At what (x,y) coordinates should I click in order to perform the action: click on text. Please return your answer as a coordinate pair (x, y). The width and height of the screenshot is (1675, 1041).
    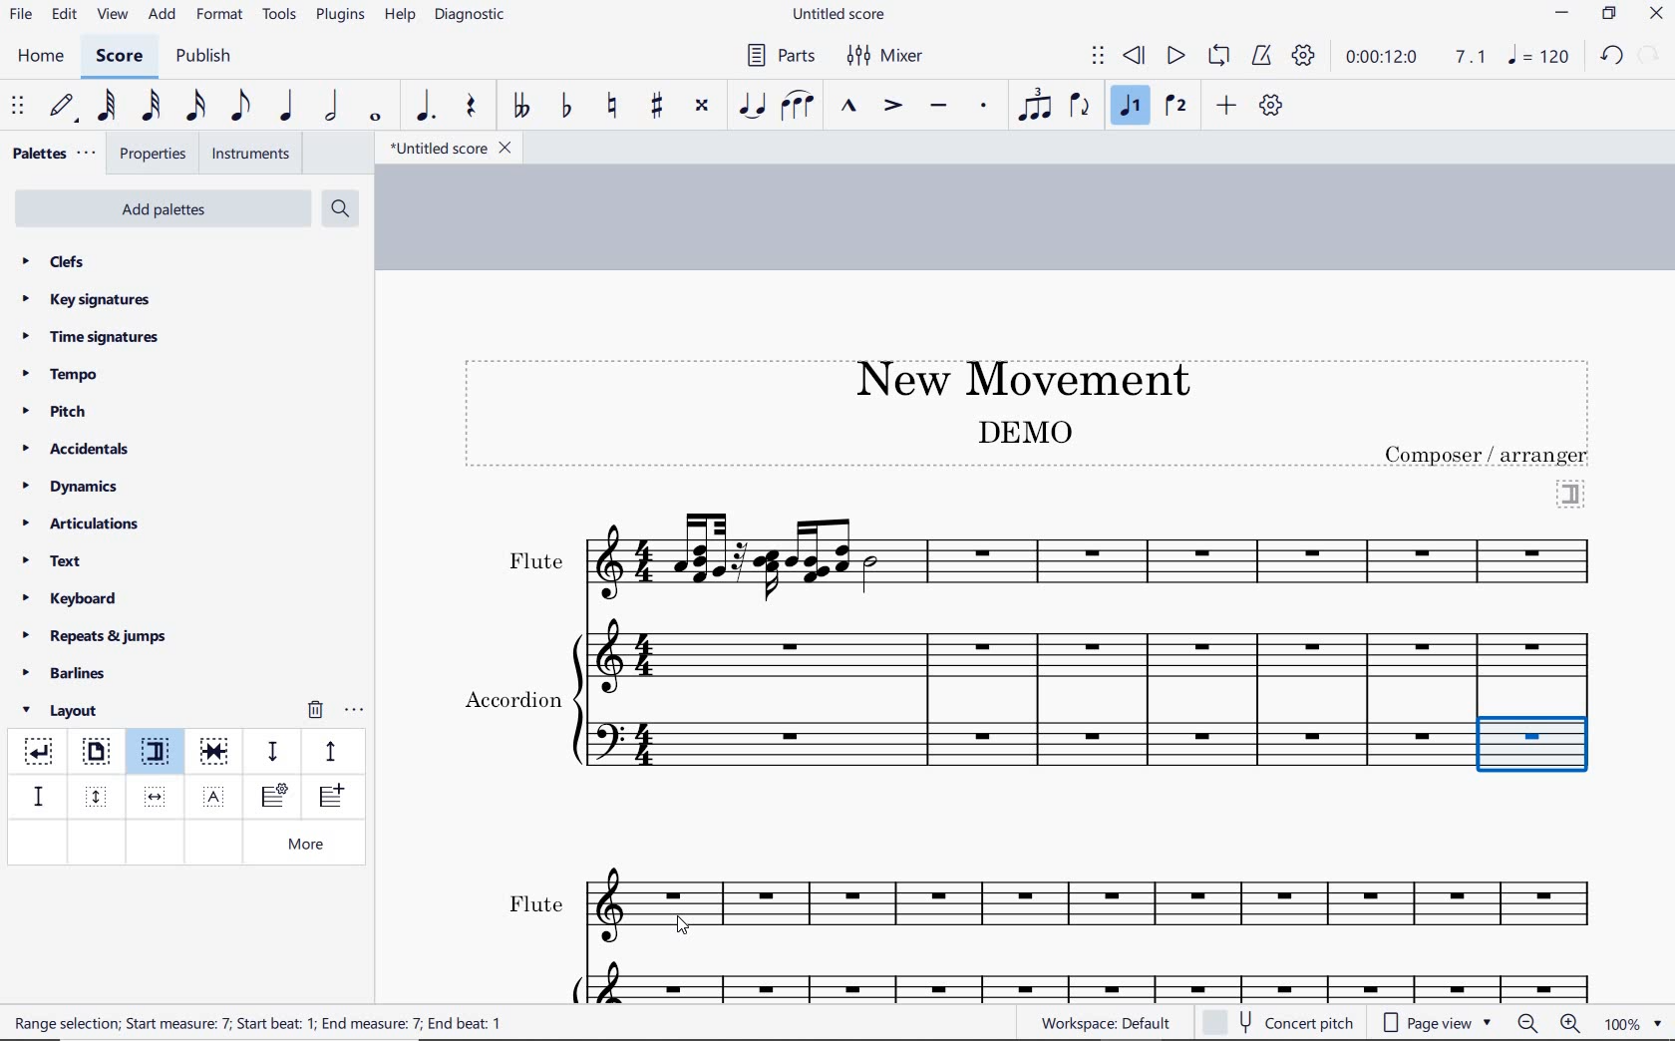
    Looking at the image, I should click on (54, 563).